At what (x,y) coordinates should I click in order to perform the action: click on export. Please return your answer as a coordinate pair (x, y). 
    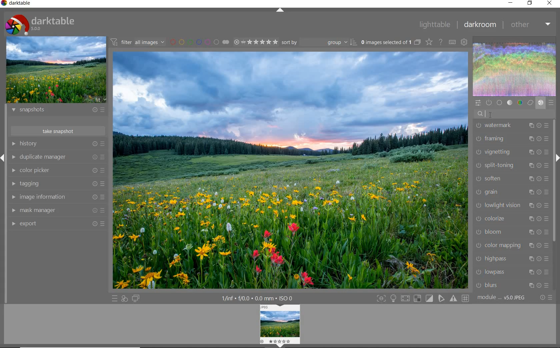
    Looking at the image, I should click on (58, 224).